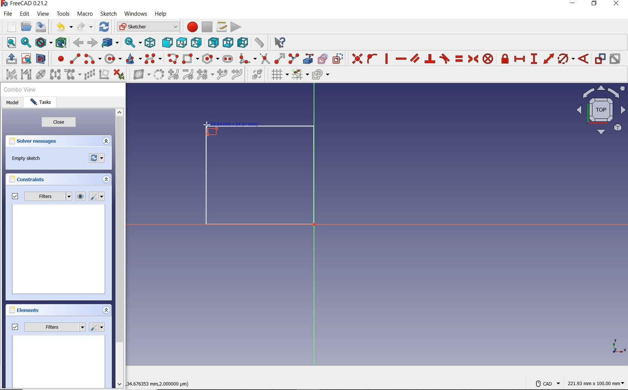  I want to click on switch virtual space, so click(256, 76).